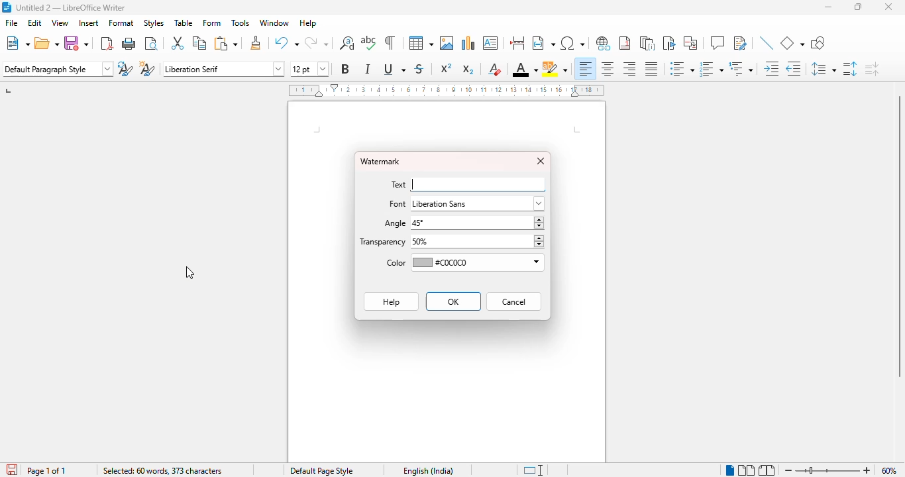 The image size is (905, 477). I want to click on cancel, so click(514, 301).